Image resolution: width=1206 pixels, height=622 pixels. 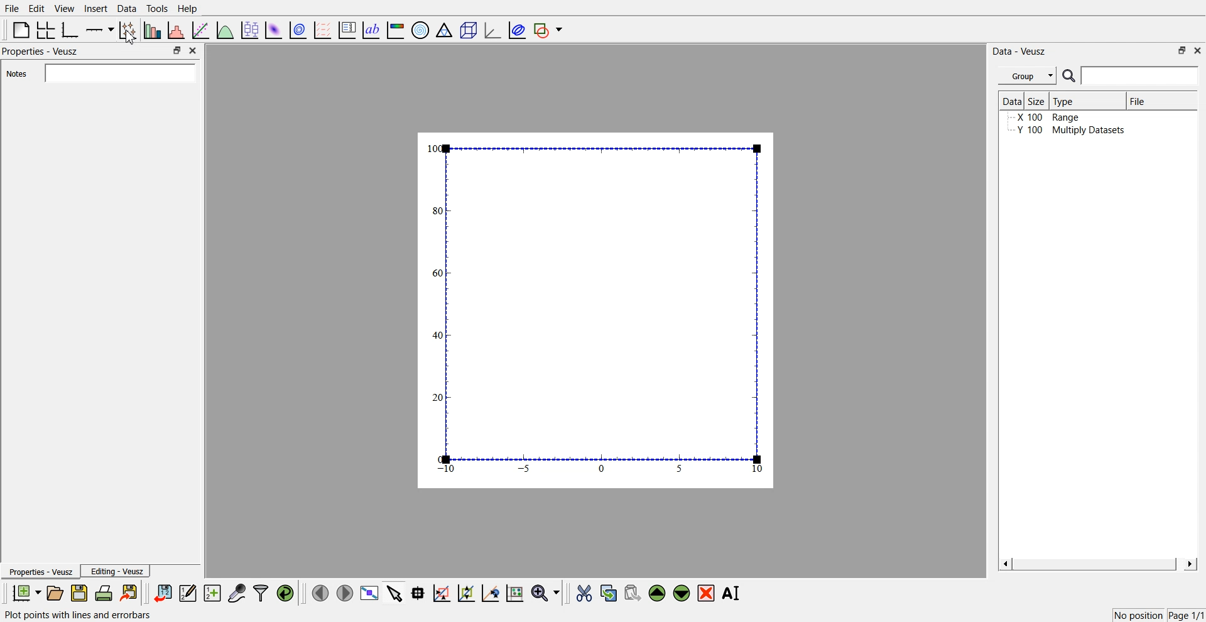 What do you see at coordinates (1182, 50) in the screenshot?
I see `minimise or maximise` at bounding box center [1182, 50].